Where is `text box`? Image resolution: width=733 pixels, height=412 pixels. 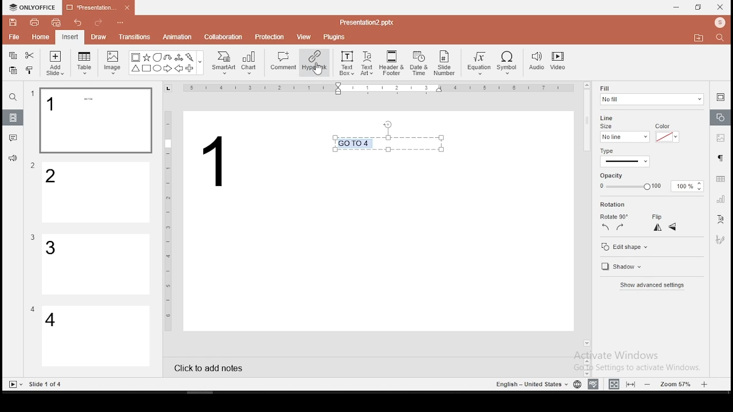
text box is located at coordinates (392, 142).